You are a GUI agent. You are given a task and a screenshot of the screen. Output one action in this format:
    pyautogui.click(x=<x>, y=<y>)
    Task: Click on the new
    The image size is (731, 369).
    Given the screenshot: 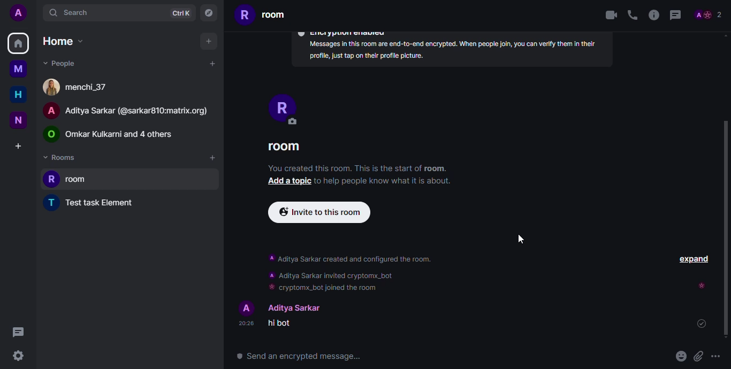 What is the action you would take?
    pyautogui.click(x=19, y=119)
    